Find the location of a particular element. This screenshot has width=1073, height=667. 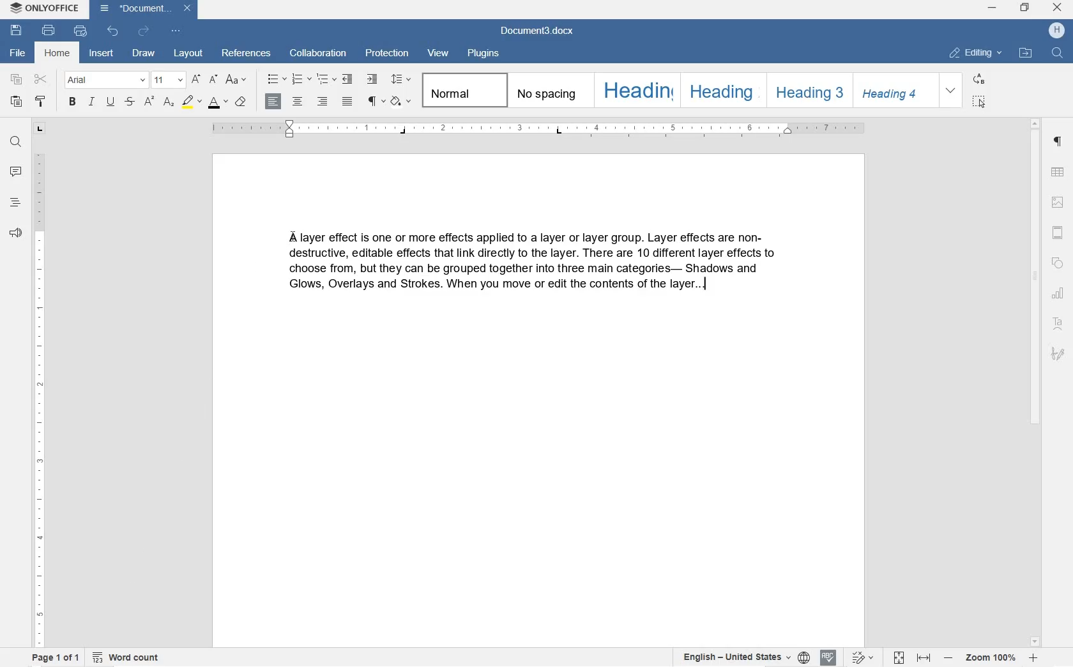

SUPERSCRIPT is located at coordinates (168, 105).